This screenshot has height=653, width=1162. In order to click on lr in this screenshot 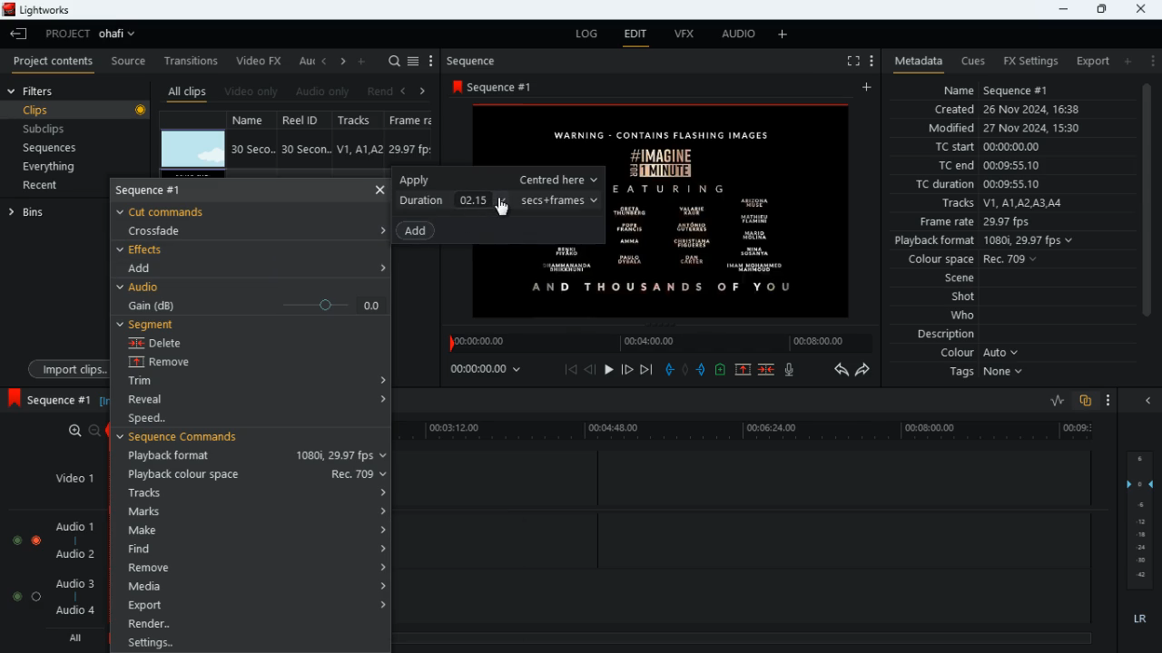, I will do `click(1142, 621)`.